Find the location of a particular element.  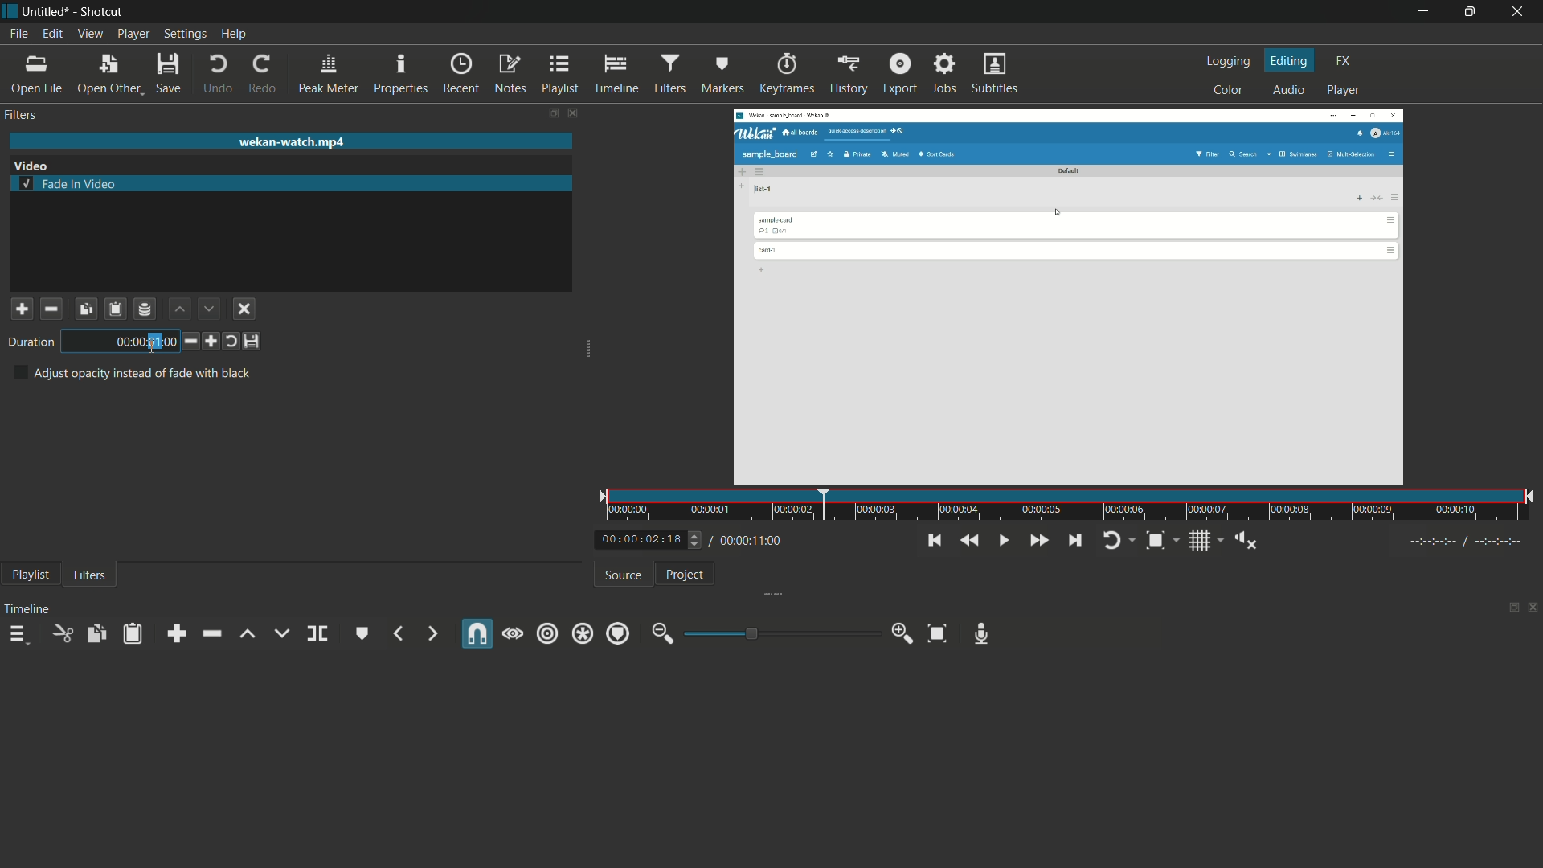

toggle grid is located at coordinates (1201, 542).